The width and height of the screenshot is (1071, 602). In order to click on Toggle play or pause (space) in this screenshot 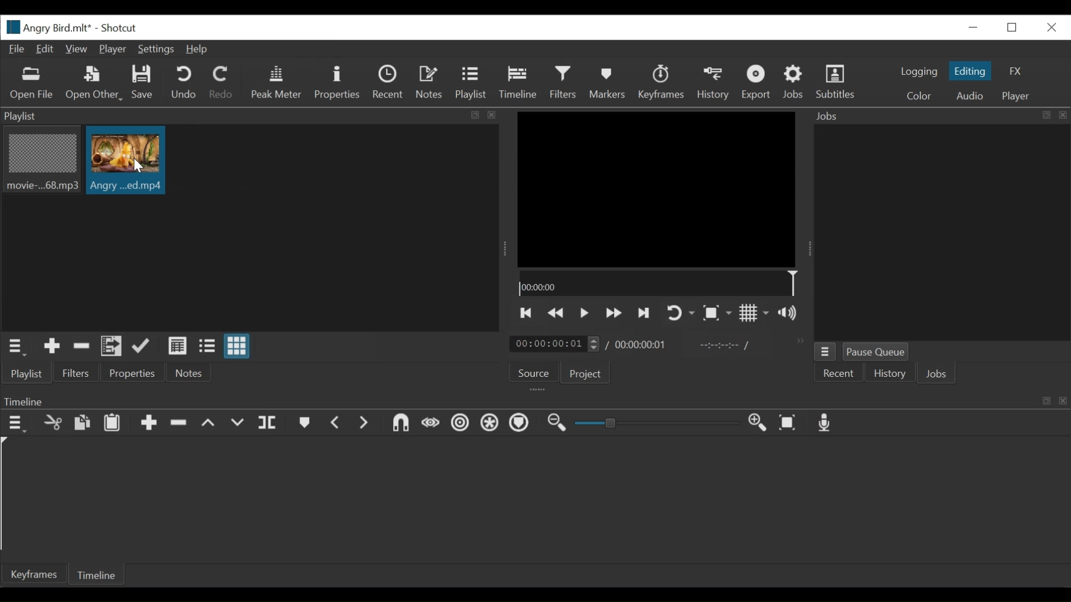, I will do `click(584, 313)`.